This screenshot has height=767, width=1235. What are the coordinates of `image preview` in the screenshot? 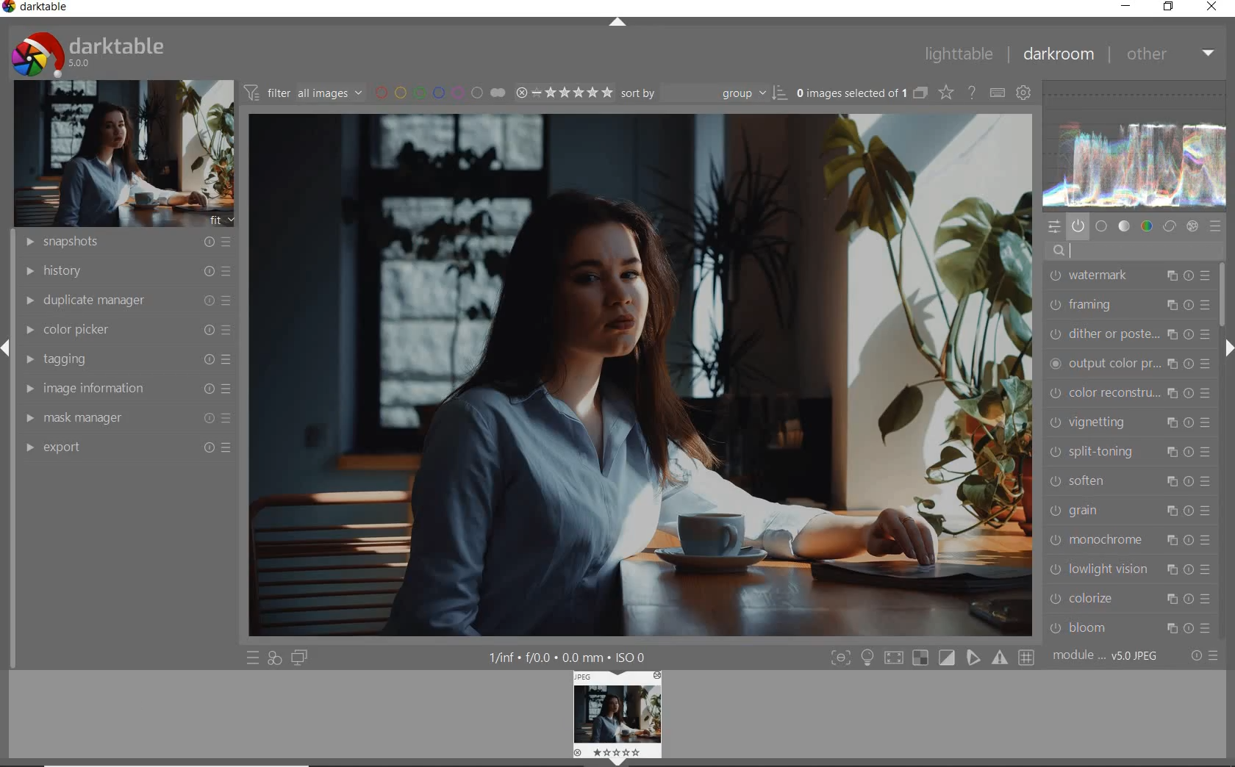 It's located at (618, 719).